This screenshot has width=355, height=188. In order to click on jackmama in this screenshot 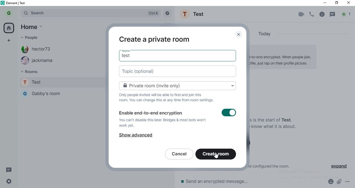, I will do `click(39, 61)`.